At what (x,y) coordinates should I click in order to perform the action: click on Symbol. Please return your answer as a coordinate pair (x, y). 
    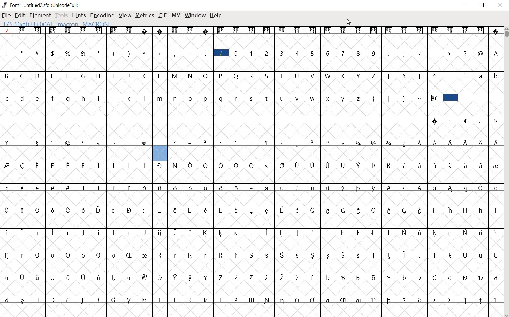
    Looking at the image, I should click on (389, 31).